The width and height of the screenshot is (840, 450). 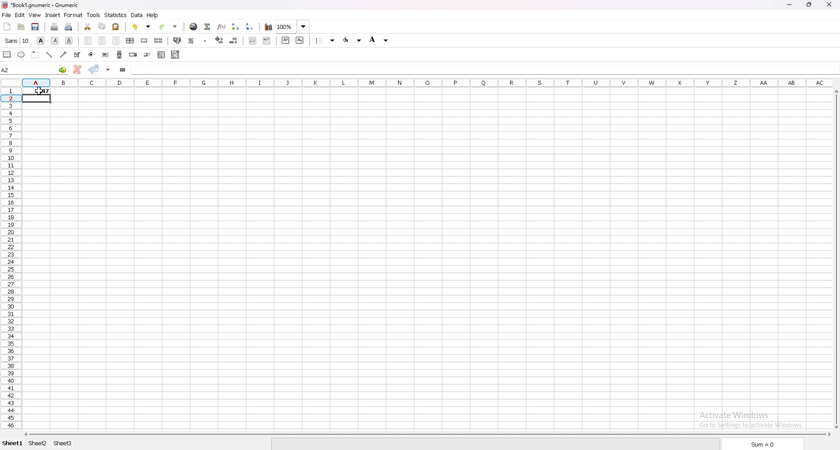 I want to click on left align, so click(x=88, y=41).